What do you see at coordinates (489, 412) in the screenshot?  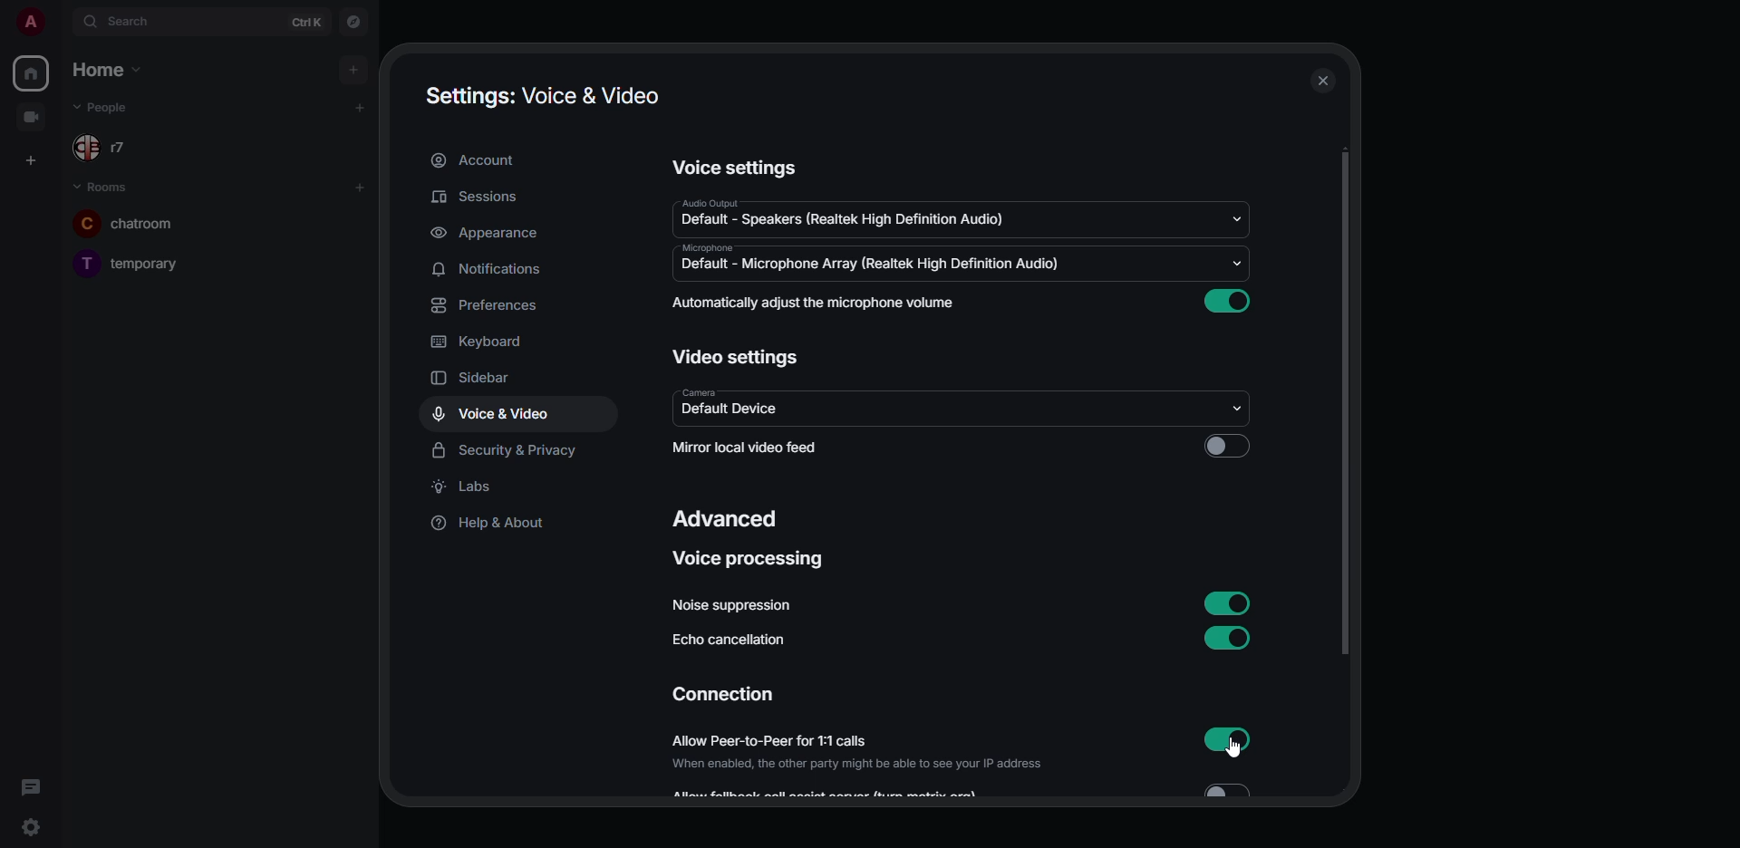 I see `voice & video` at bounding box center [489, 412].